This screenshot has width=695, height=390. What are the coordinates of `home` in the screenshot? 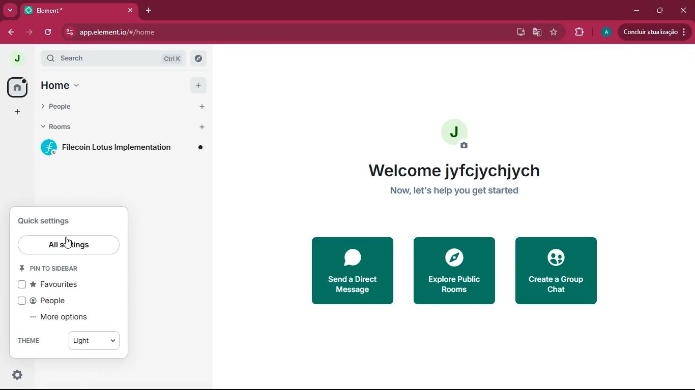 It's located at (123, 85).